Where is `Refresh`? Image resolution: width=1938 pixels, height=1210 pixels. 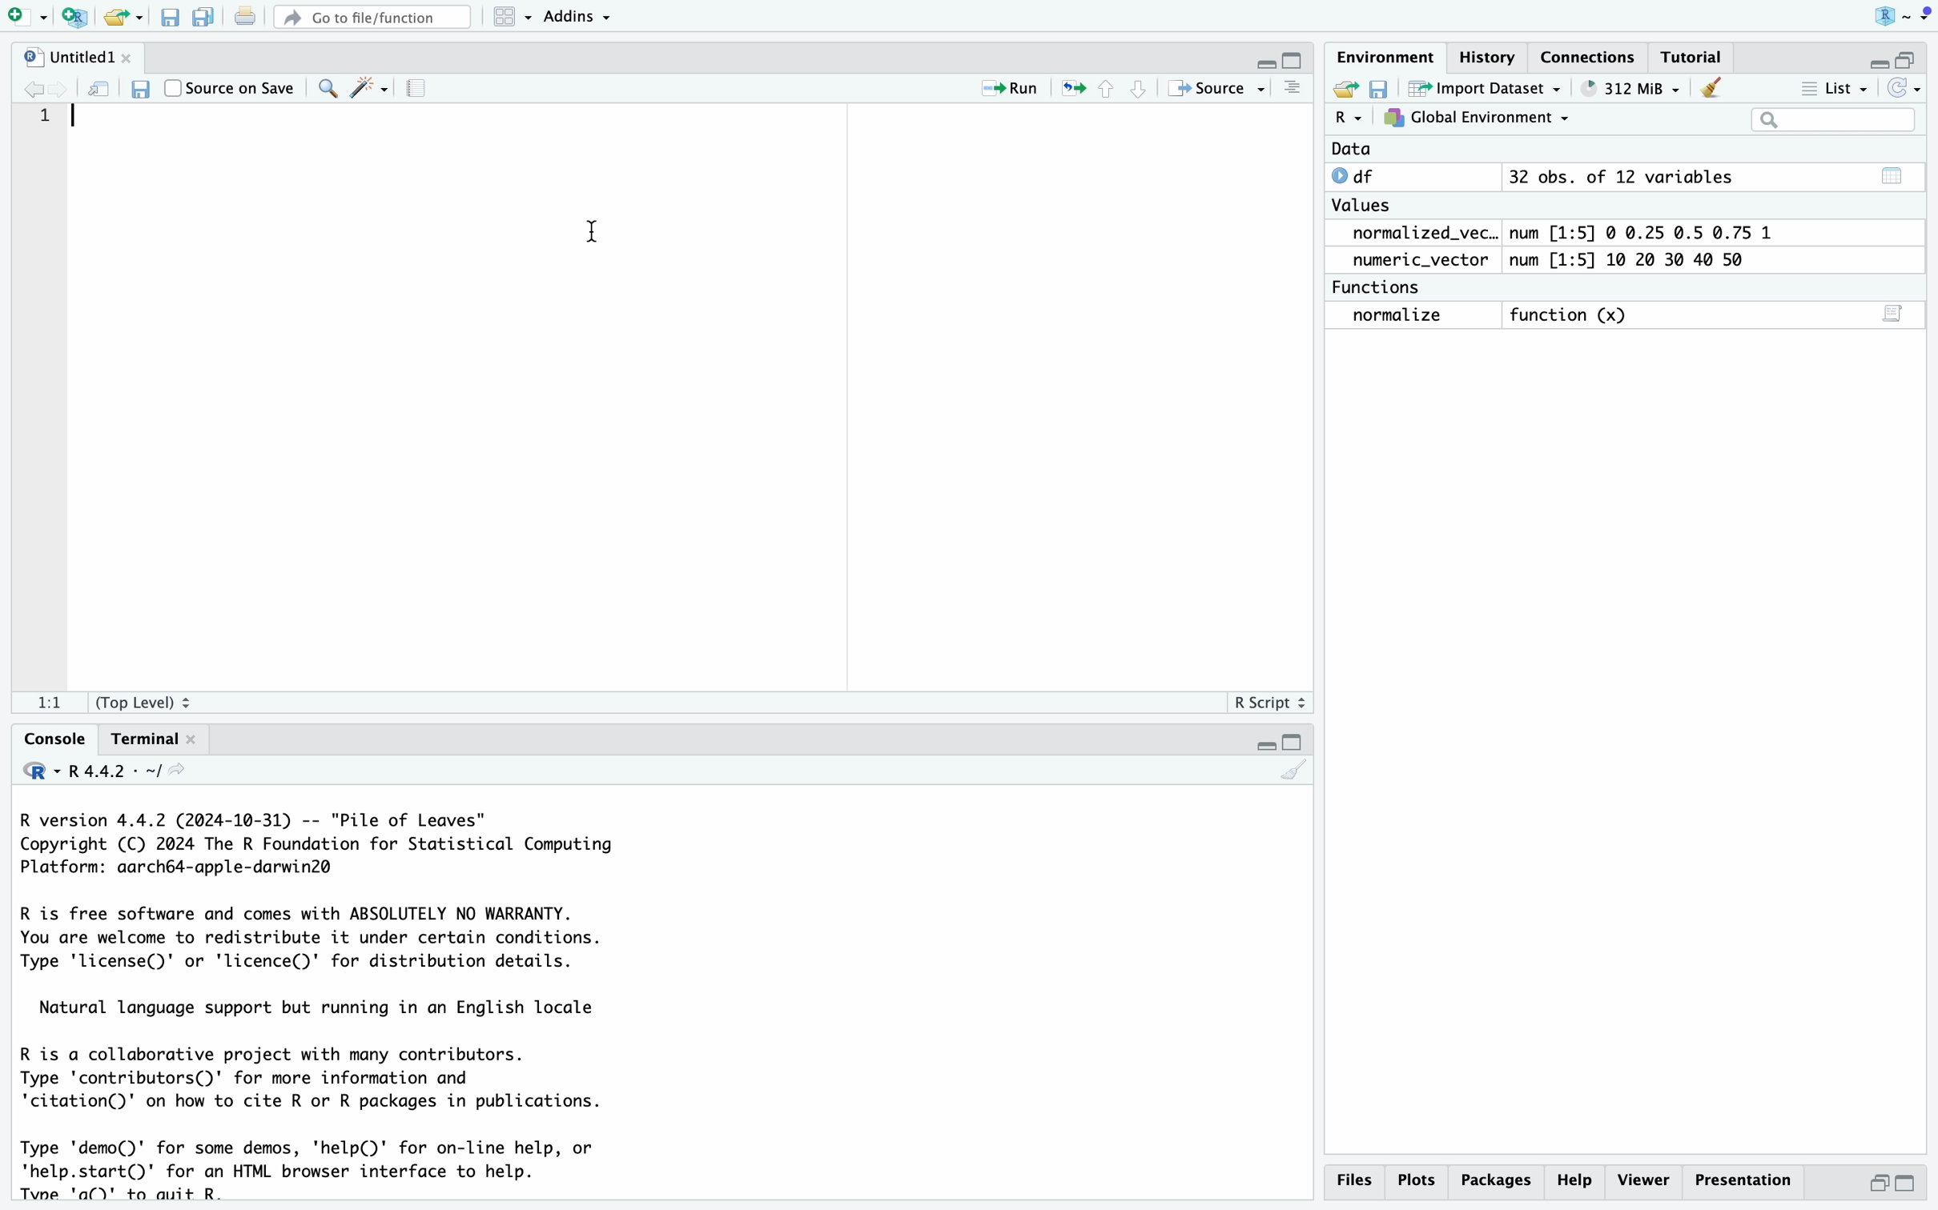
Refresh is located at coordinates (1908, 87).